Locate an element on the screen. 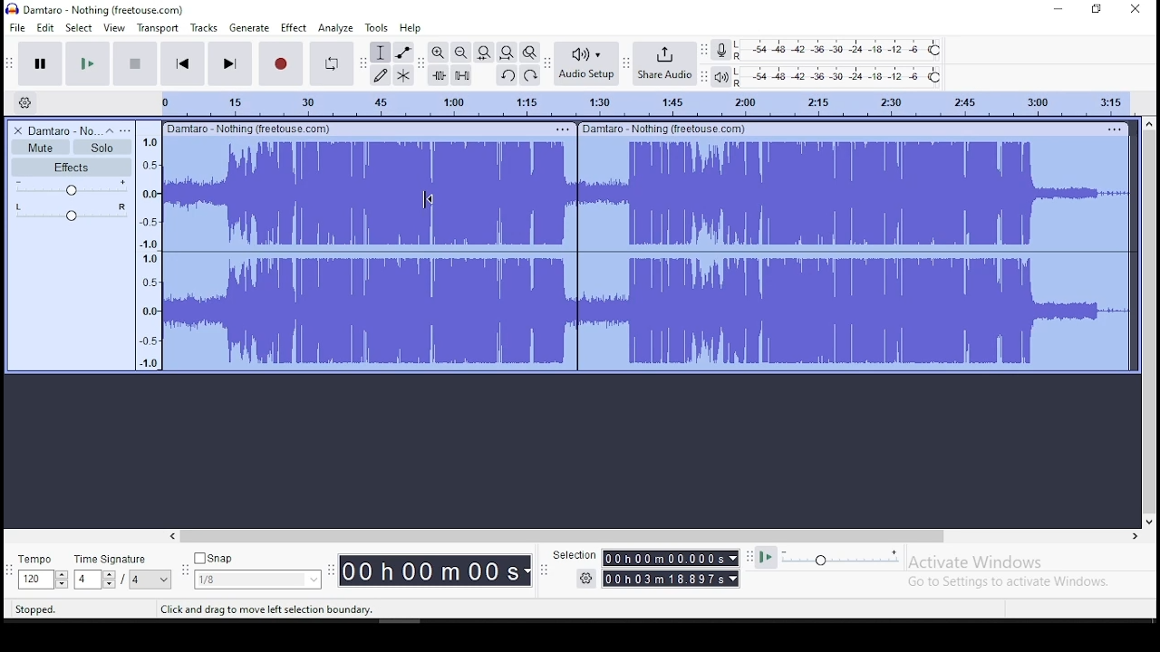  audio setup is located at coordinates (585, 64).